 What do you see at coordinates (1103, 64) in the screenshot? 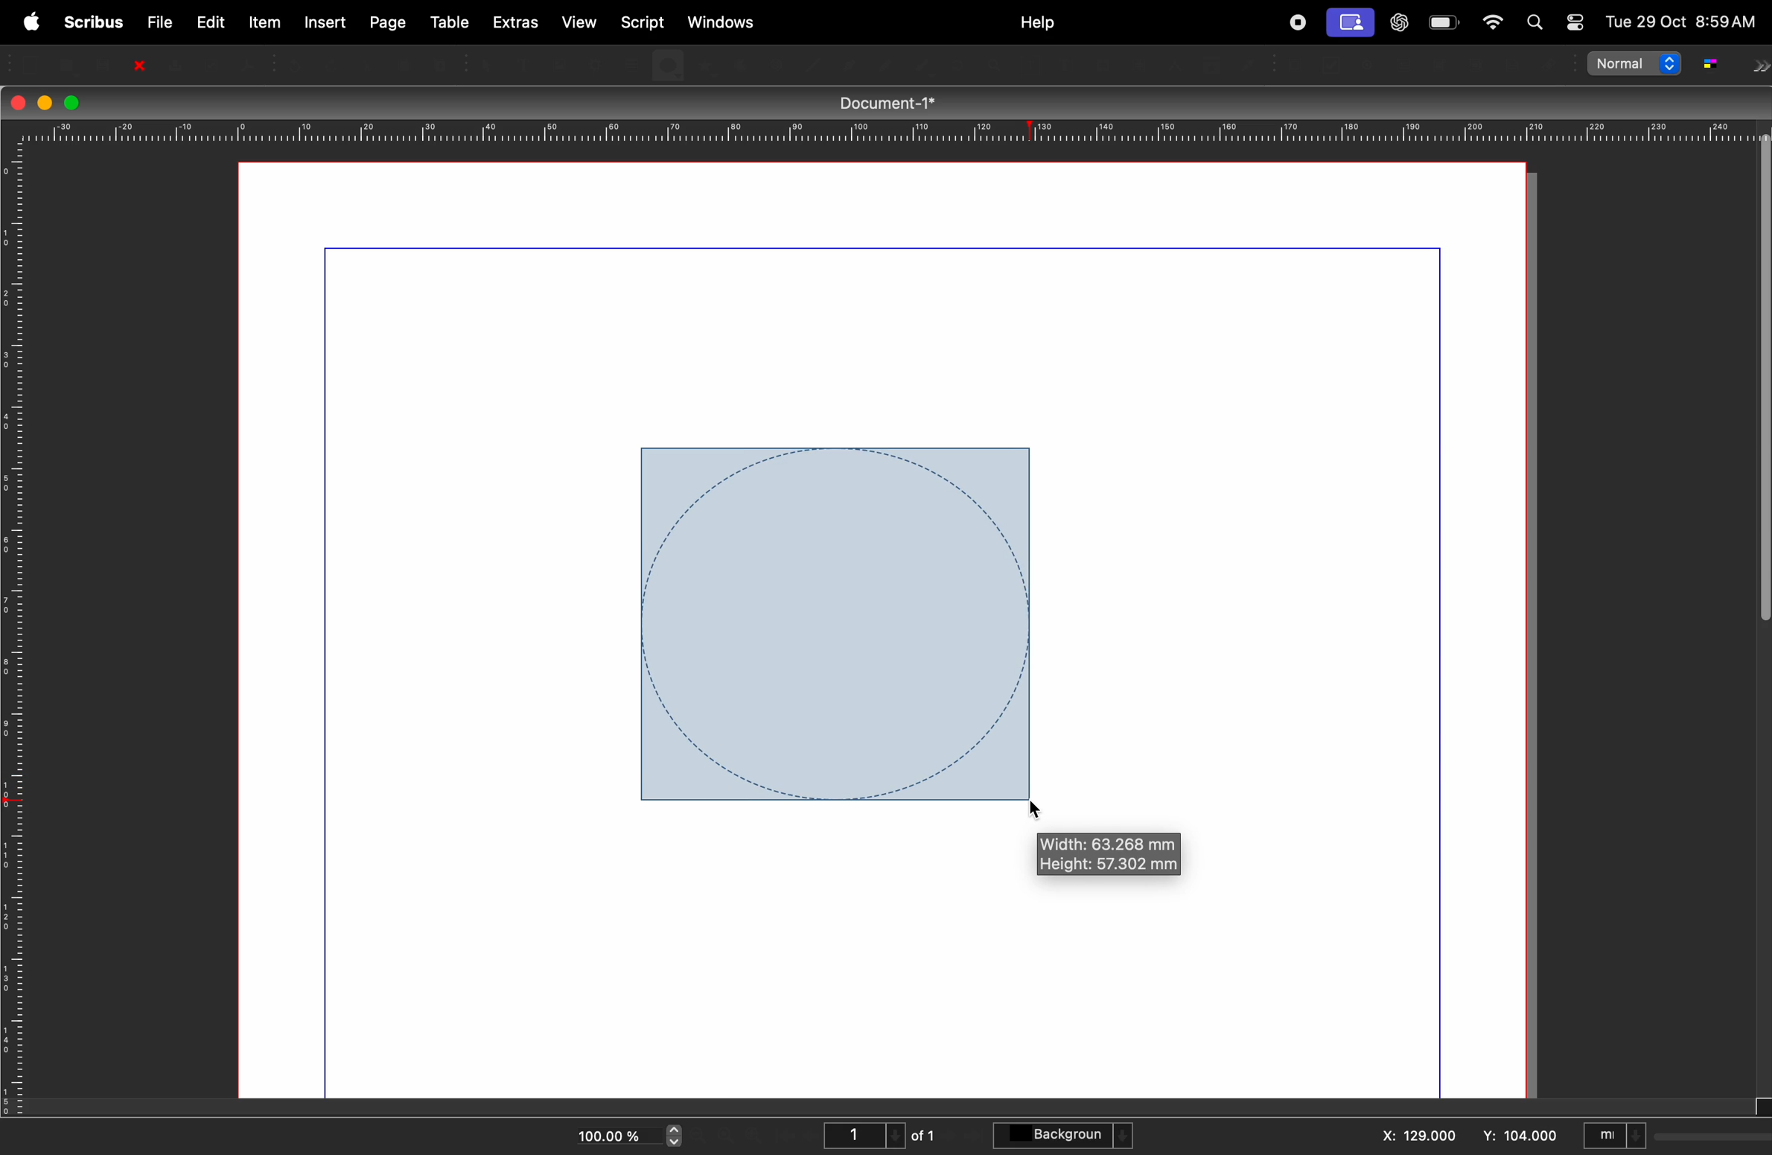
I see `Link text frames` at bounding box center [1103, 64].